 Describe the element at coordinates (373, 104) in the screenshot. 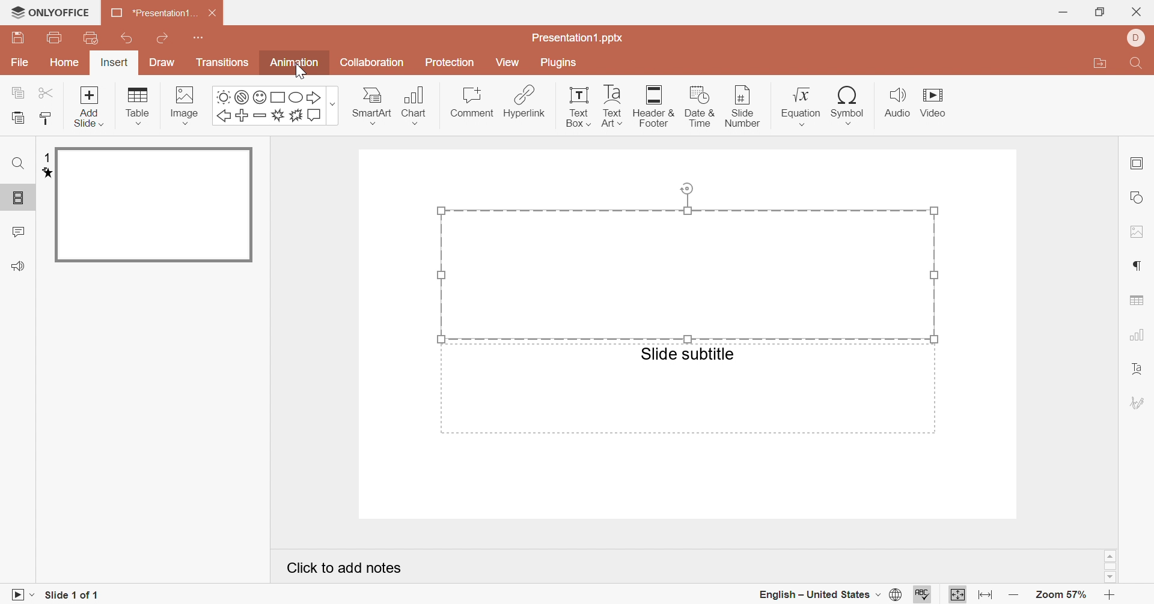

I see `smartart` at that location.